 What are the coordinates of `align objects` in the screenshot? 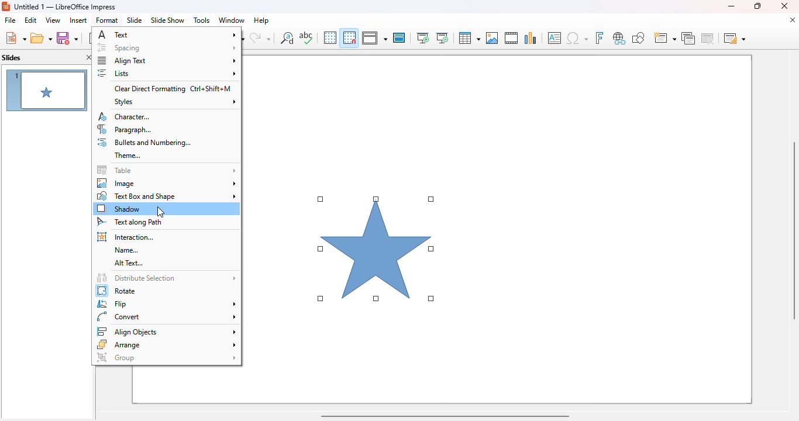 It's located at (166, 332).